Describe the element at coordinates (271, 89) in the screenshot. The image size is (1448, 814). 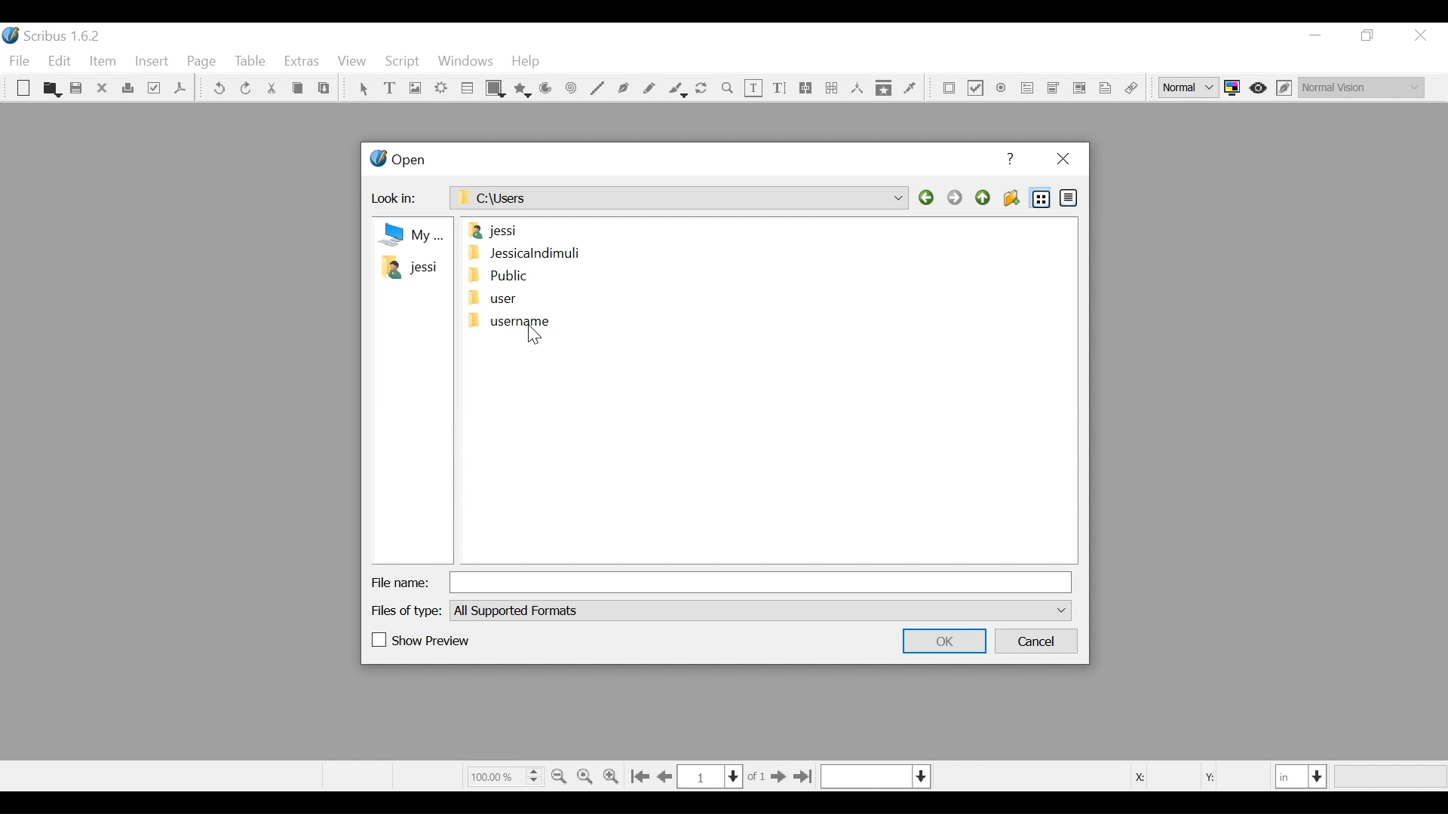
I see `Cut` at that location.